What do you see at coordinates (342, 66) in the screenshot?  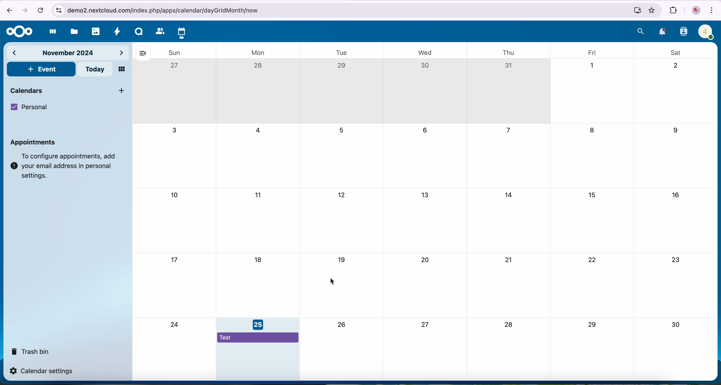 I see `29` at bounding box center [342, 66].